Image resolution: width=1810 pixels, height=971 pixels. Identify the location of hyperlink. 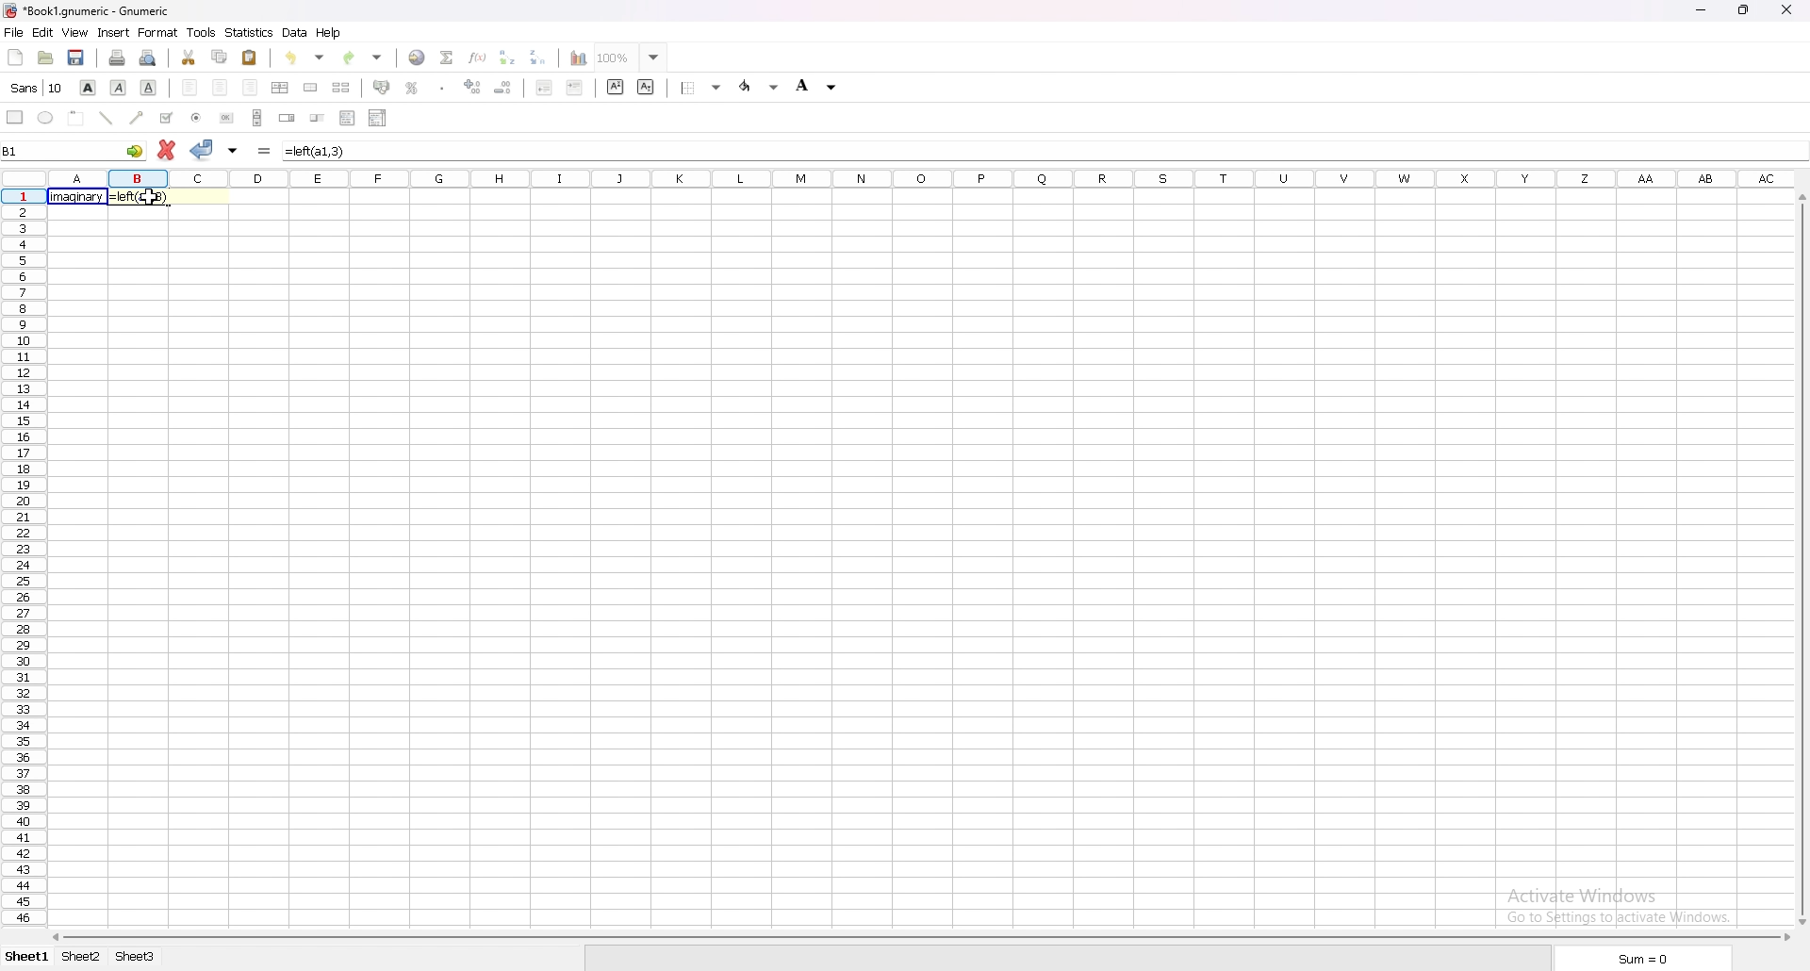
(418, 58).